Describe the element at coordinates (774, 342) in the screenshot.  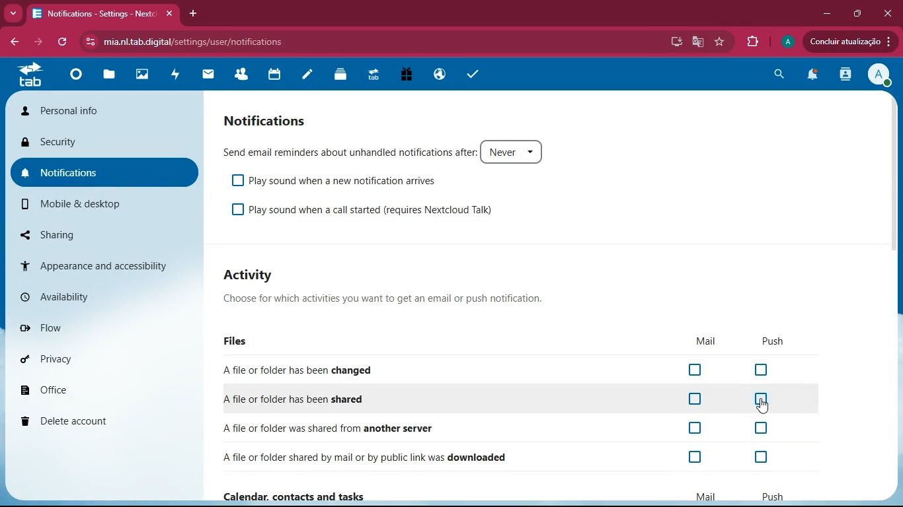
I see `push` at that location.